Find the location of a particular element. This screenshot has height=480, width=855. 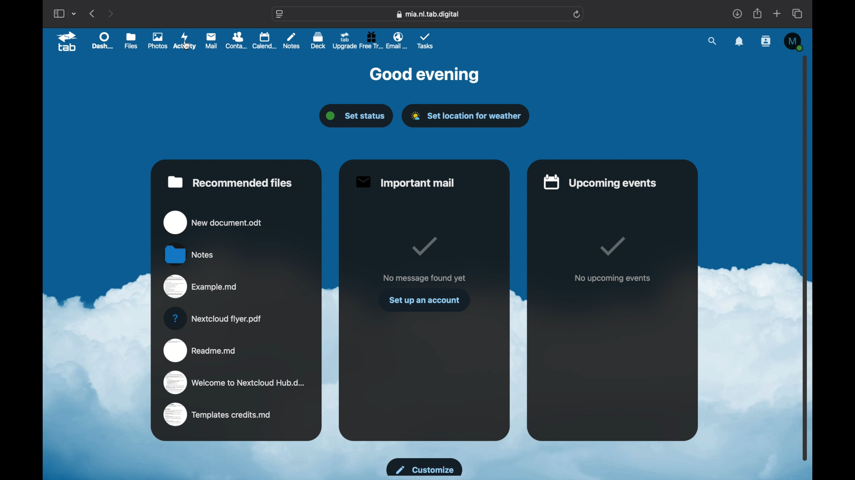

cursor is located at coordinates (187, 47).